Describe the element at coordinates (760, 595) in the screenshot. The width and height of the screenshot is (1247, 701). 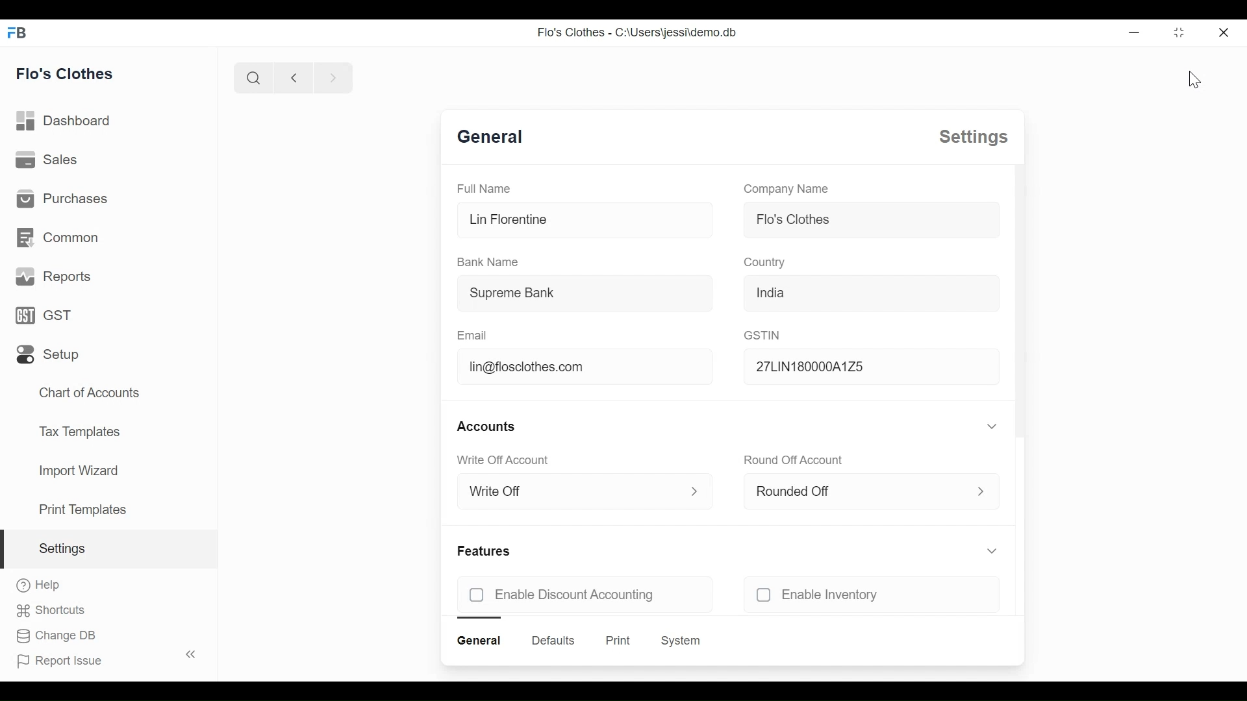
I see `checkbox` at that location.